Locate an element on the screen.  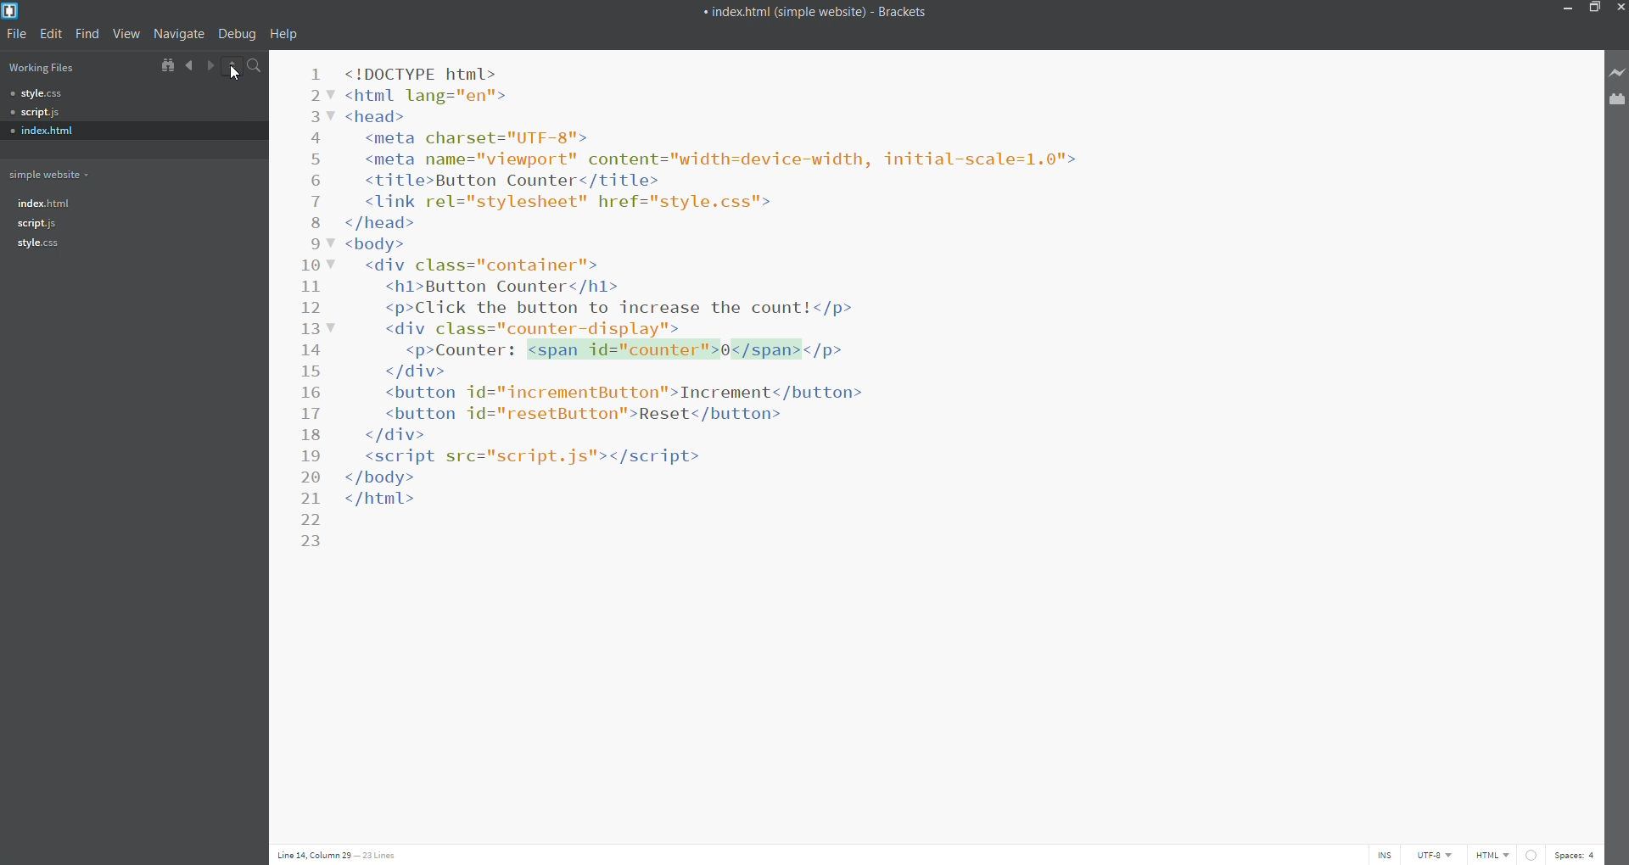
lines: 23 lines is located at coordinates (381, 856).